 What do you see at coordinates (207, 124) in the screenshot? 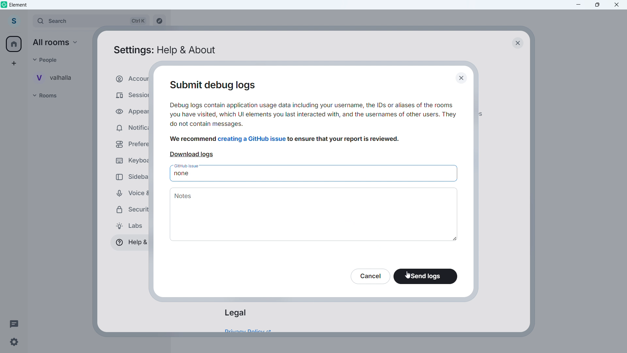
I see `do not contain messages` at bounding box center [207, 124].